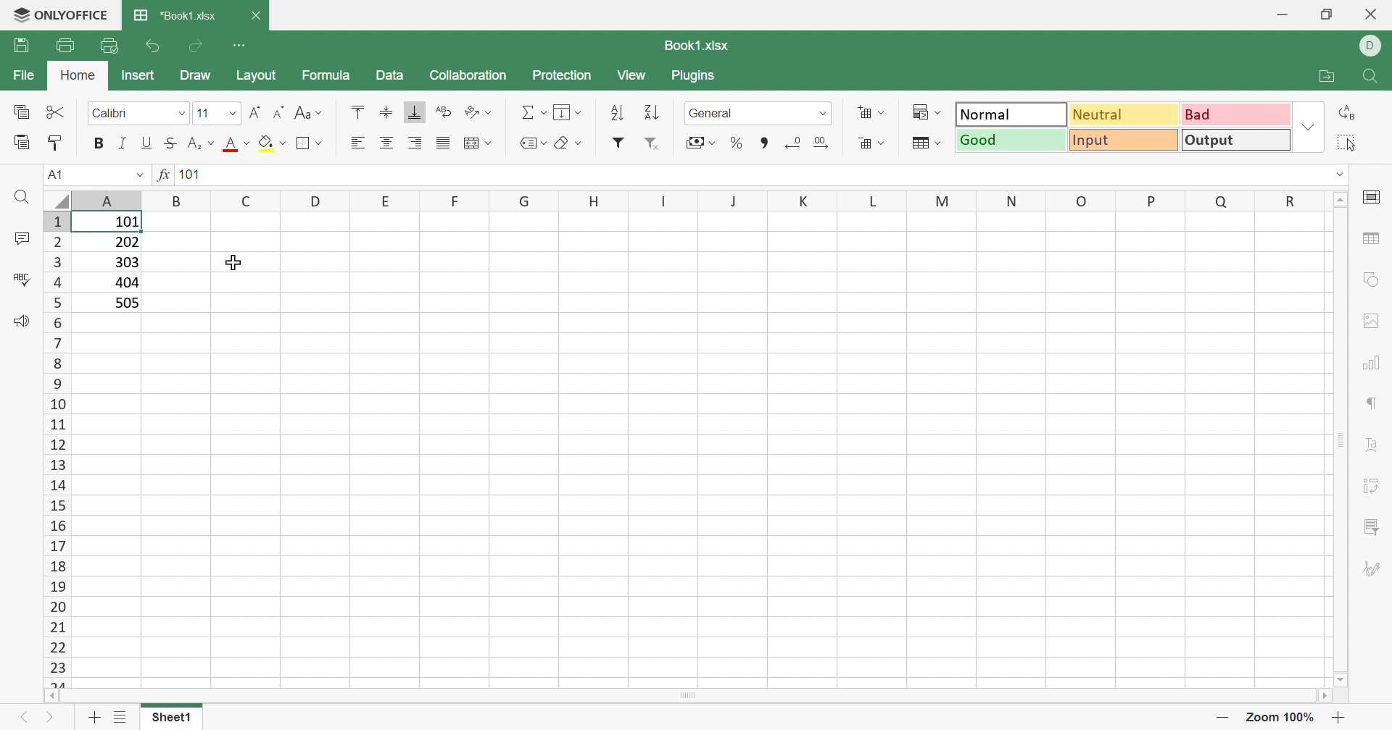 The image size is (1392, 730). What do you see at coordinates (22, 113) in the screenshot?
I see `Copy` at bounding box center [22, 113].